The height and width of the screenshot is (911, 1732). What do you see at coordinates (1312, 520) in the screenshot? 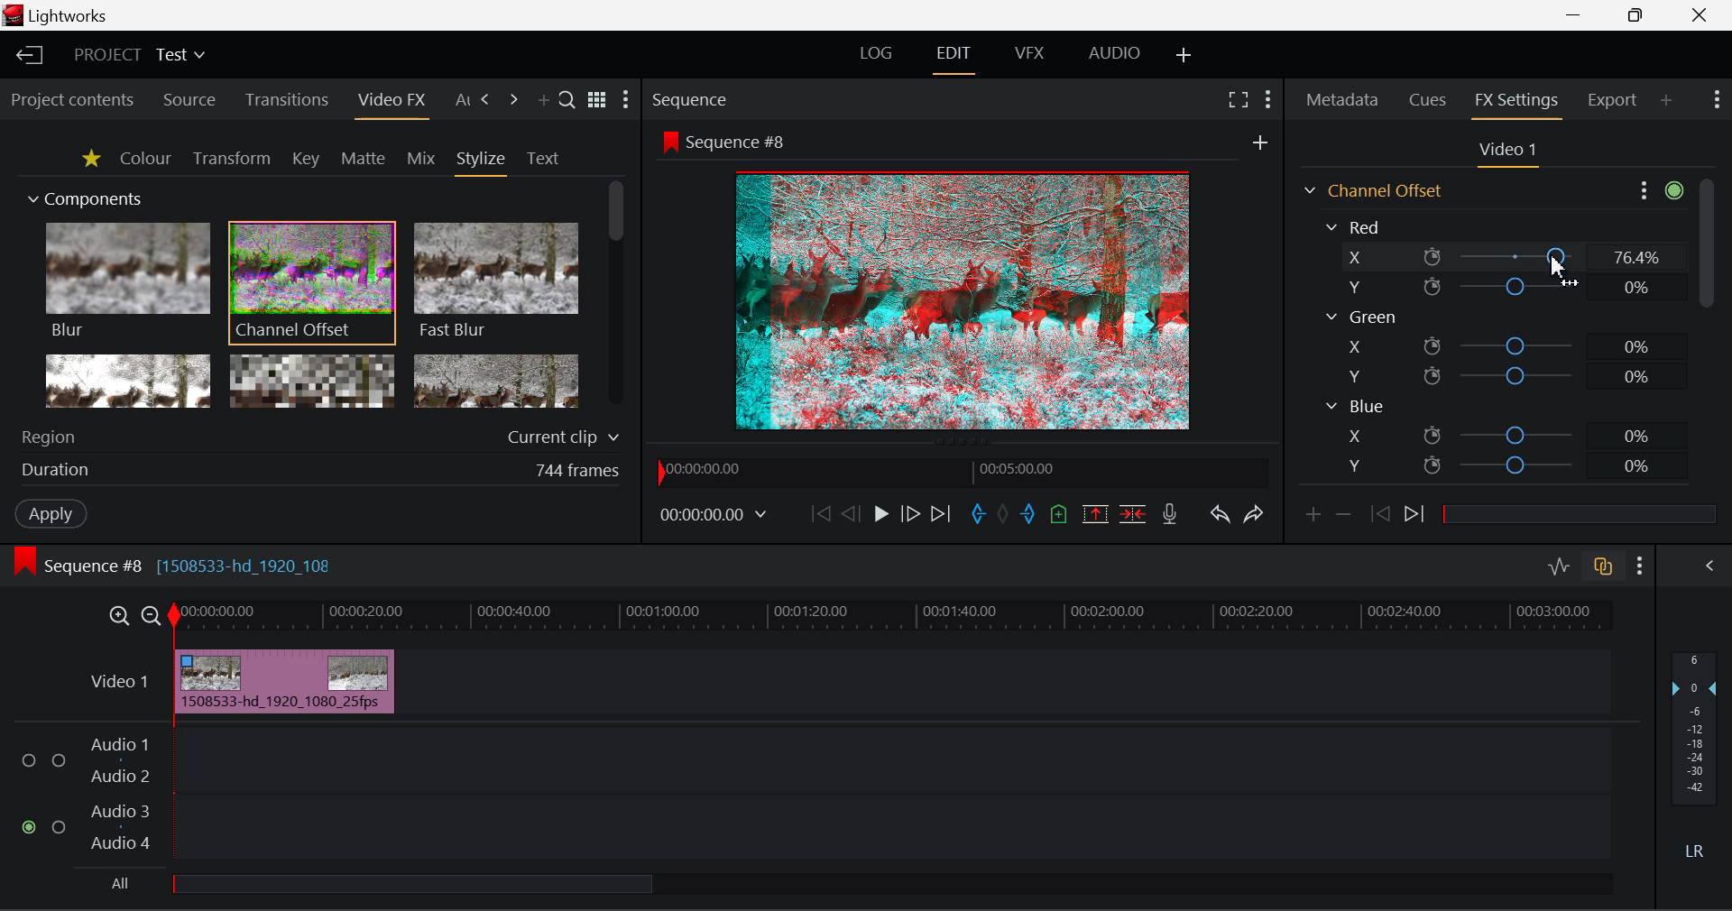
I see `Add keyframe` at bounding box center [1312, 520].